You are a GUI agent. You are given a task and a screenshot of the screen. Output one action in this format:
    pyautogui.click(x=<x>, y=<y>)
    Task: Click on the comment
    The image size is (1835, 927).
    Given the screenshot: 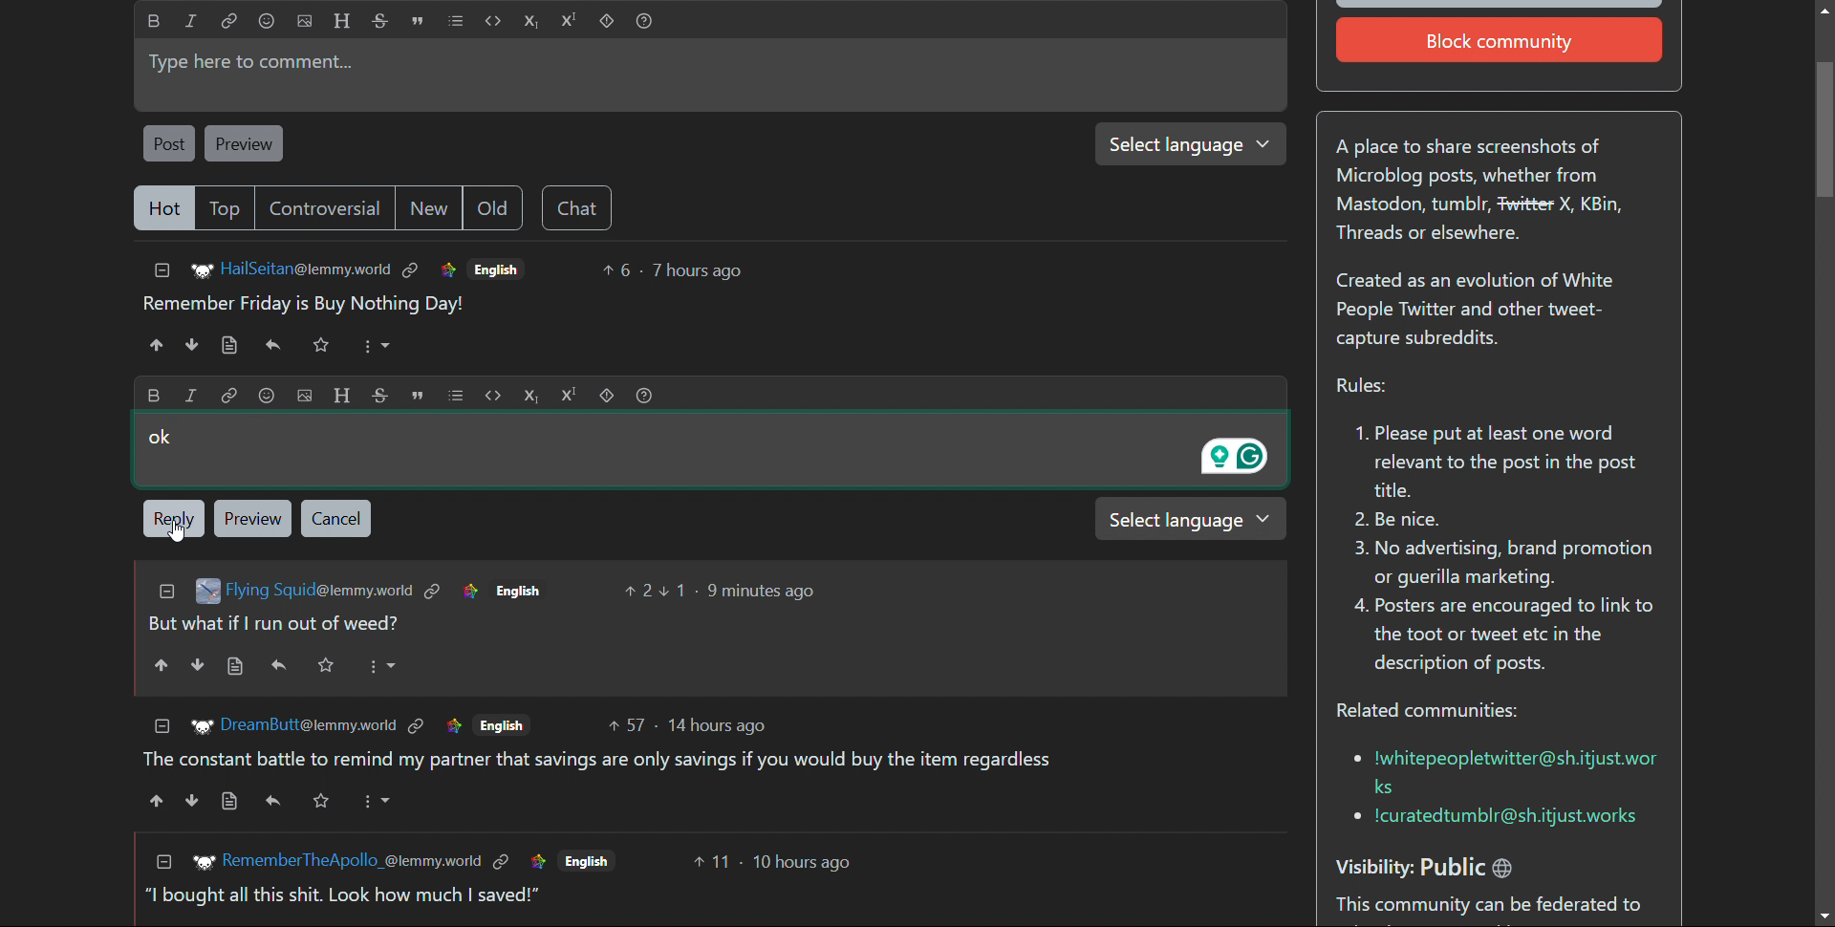 What is the action you would take?
    pyautogui.click(x=304, y=305)
    